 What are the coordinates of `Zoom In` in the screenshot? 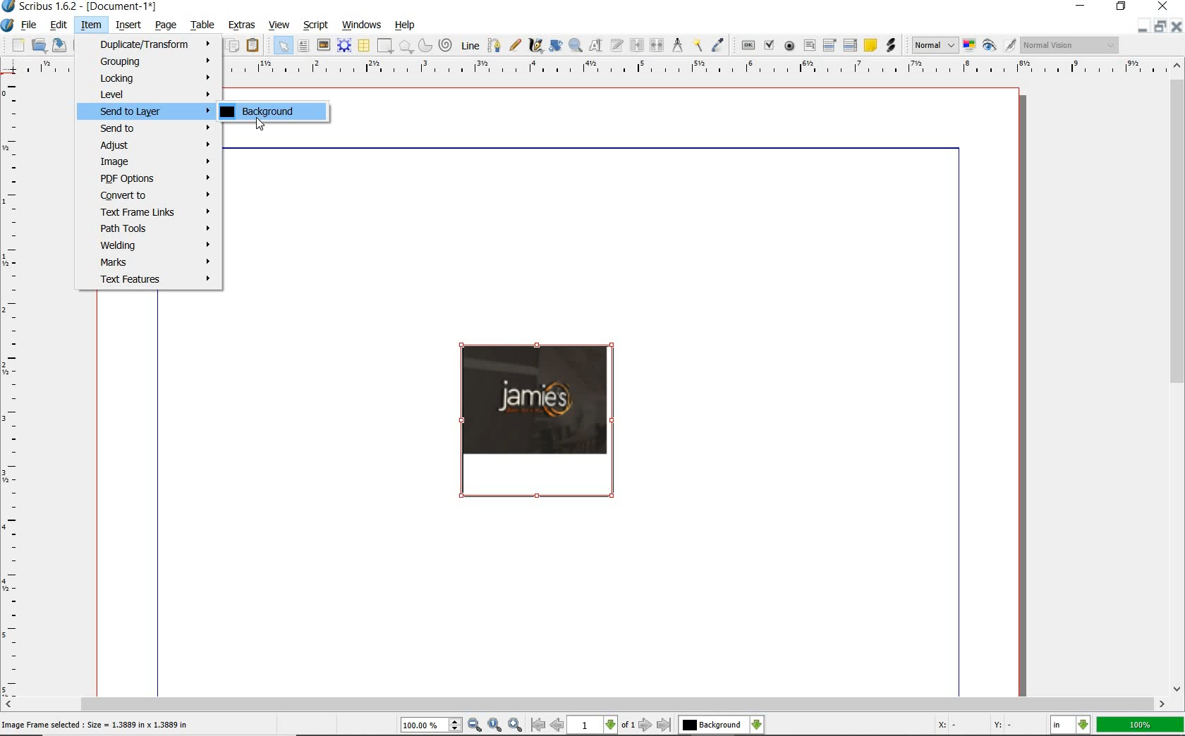 It's located at (516, 725).